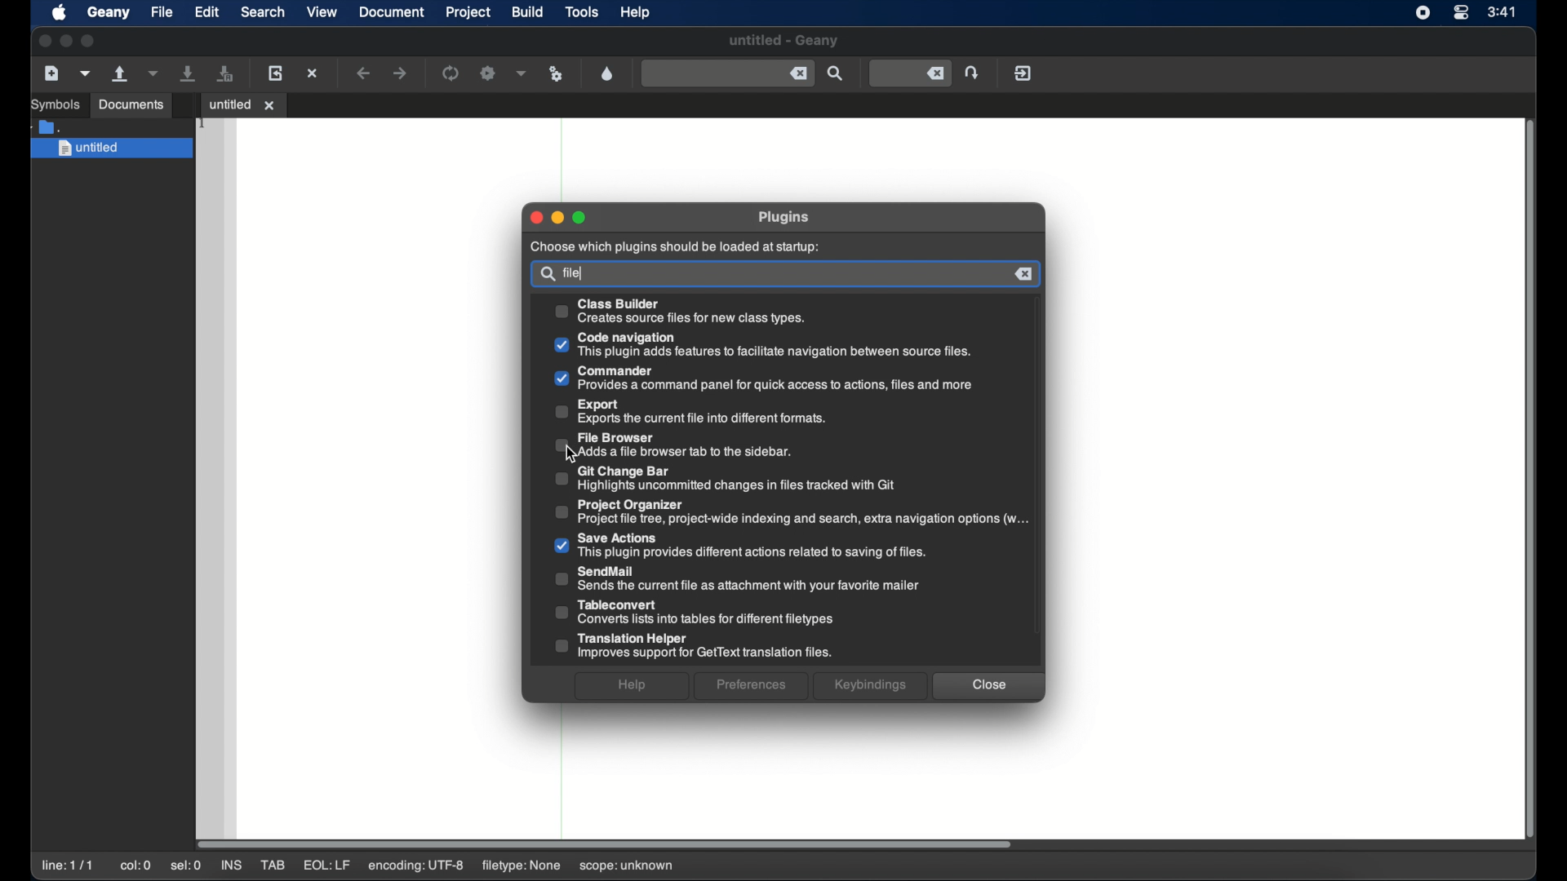  Describe the element at coordinates (130, 105) in the screenshot. I see `documents` at that location.